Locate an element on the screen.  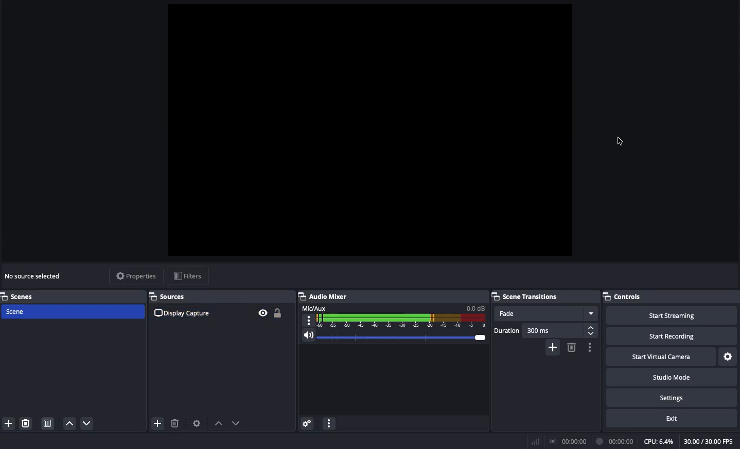
Controls is located at coordinates (671, 296).